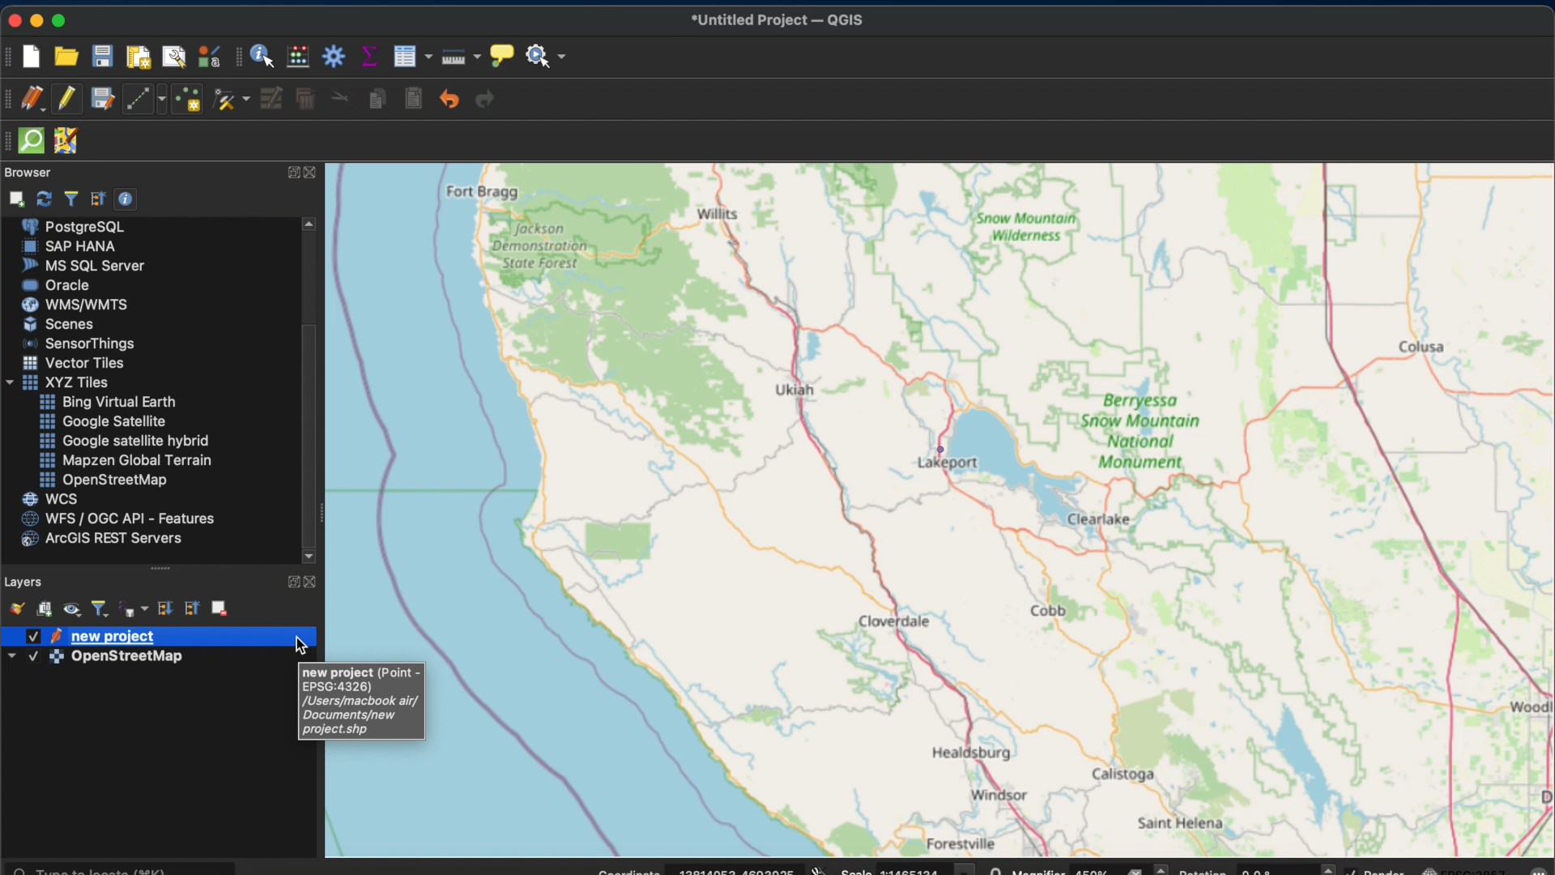 Image resolution: width=1555 pixels, height=875 pixels. I want to click on minimize, so click(38, 20).